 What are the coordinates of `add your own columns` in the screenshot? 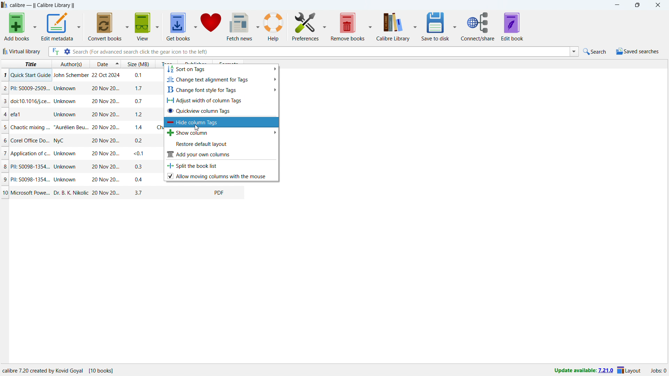 It's located at (221, 154).